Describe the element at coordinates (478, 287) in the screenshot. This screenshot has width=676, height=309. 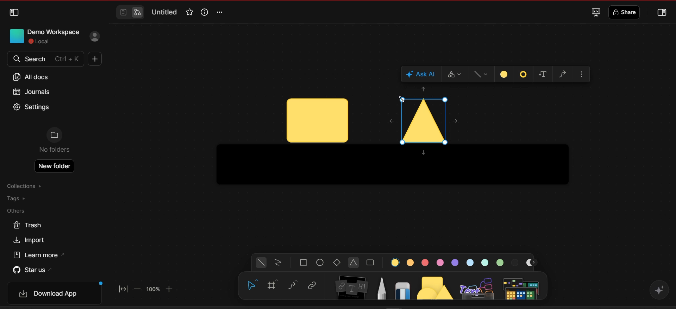
I see `others` at that location.